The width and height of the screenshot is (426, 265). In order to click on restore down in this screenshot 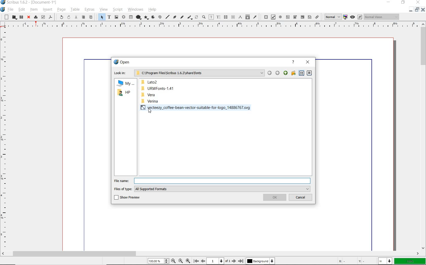, I will do `click(411, 9)`.